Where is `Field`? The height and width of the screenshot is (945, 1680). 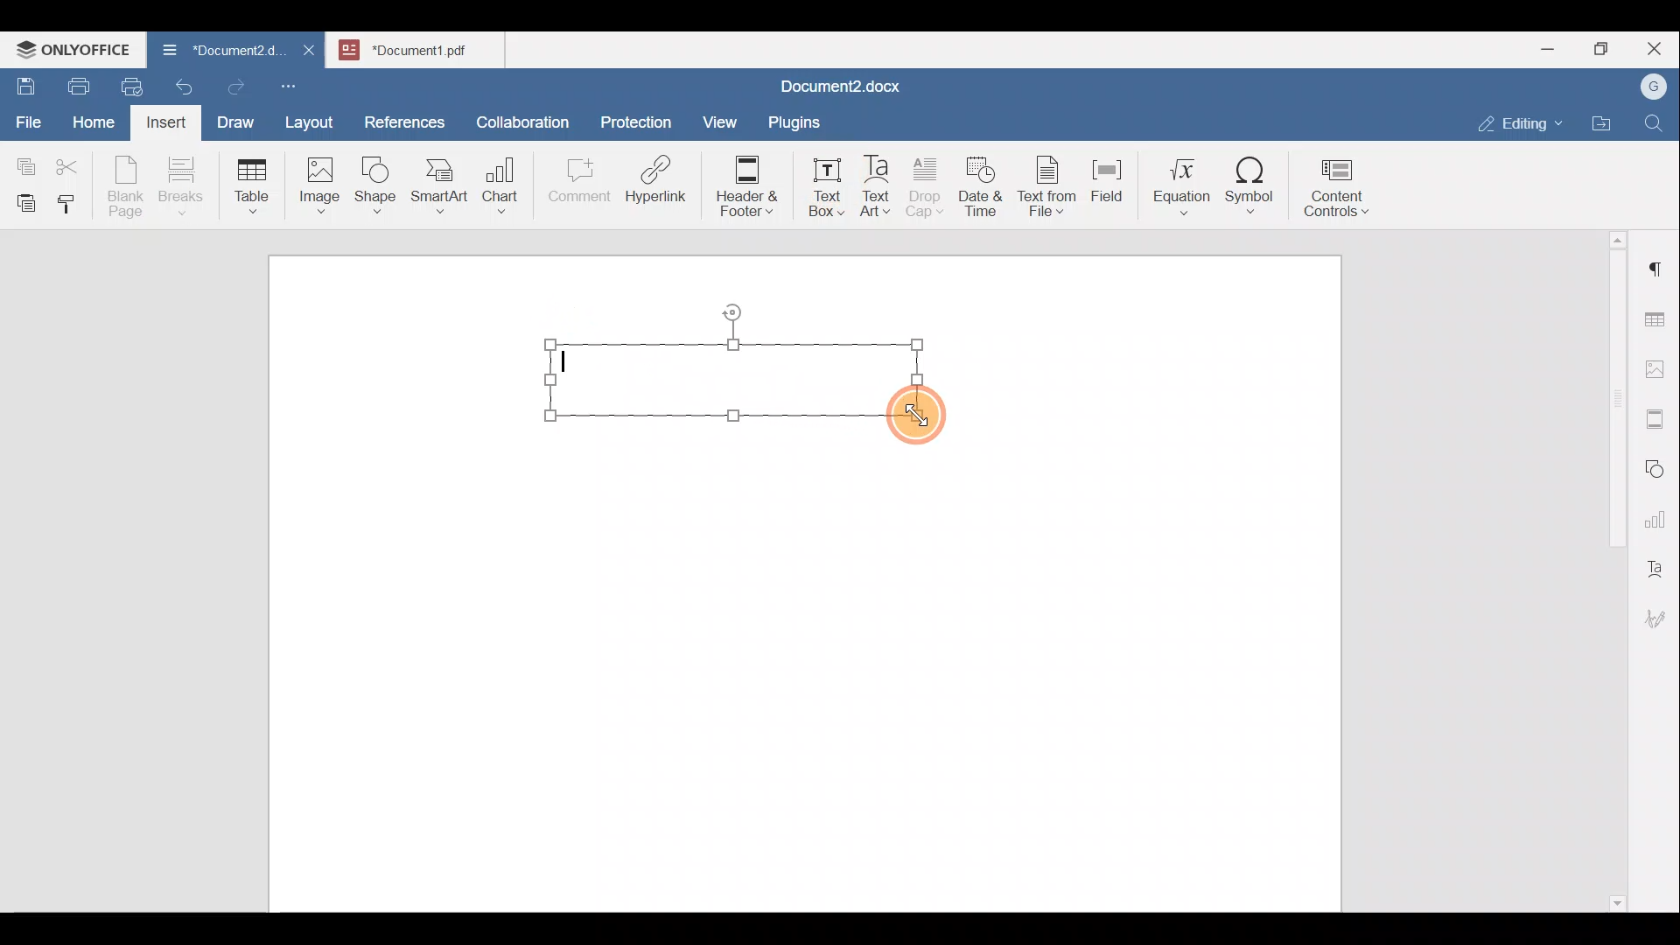 Field is located at coordinates (1107, 178).